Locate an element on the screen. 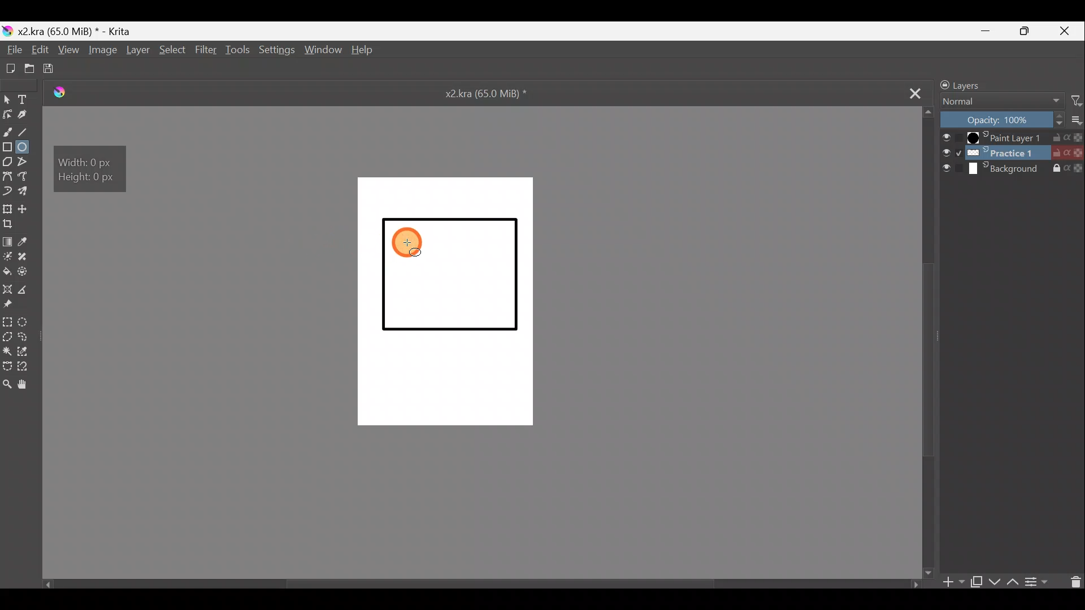 The image size is (1085, 610). Line tool is located at coordinates (28, 130).